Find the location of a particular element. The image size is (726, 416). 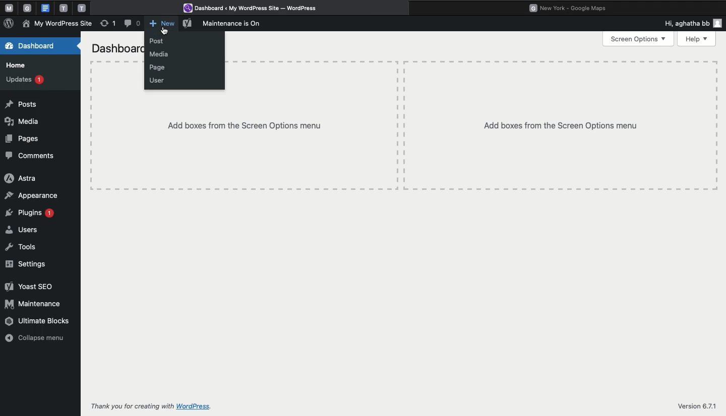

Thank you for creating with WordPress is located at coordinates (151, 406).